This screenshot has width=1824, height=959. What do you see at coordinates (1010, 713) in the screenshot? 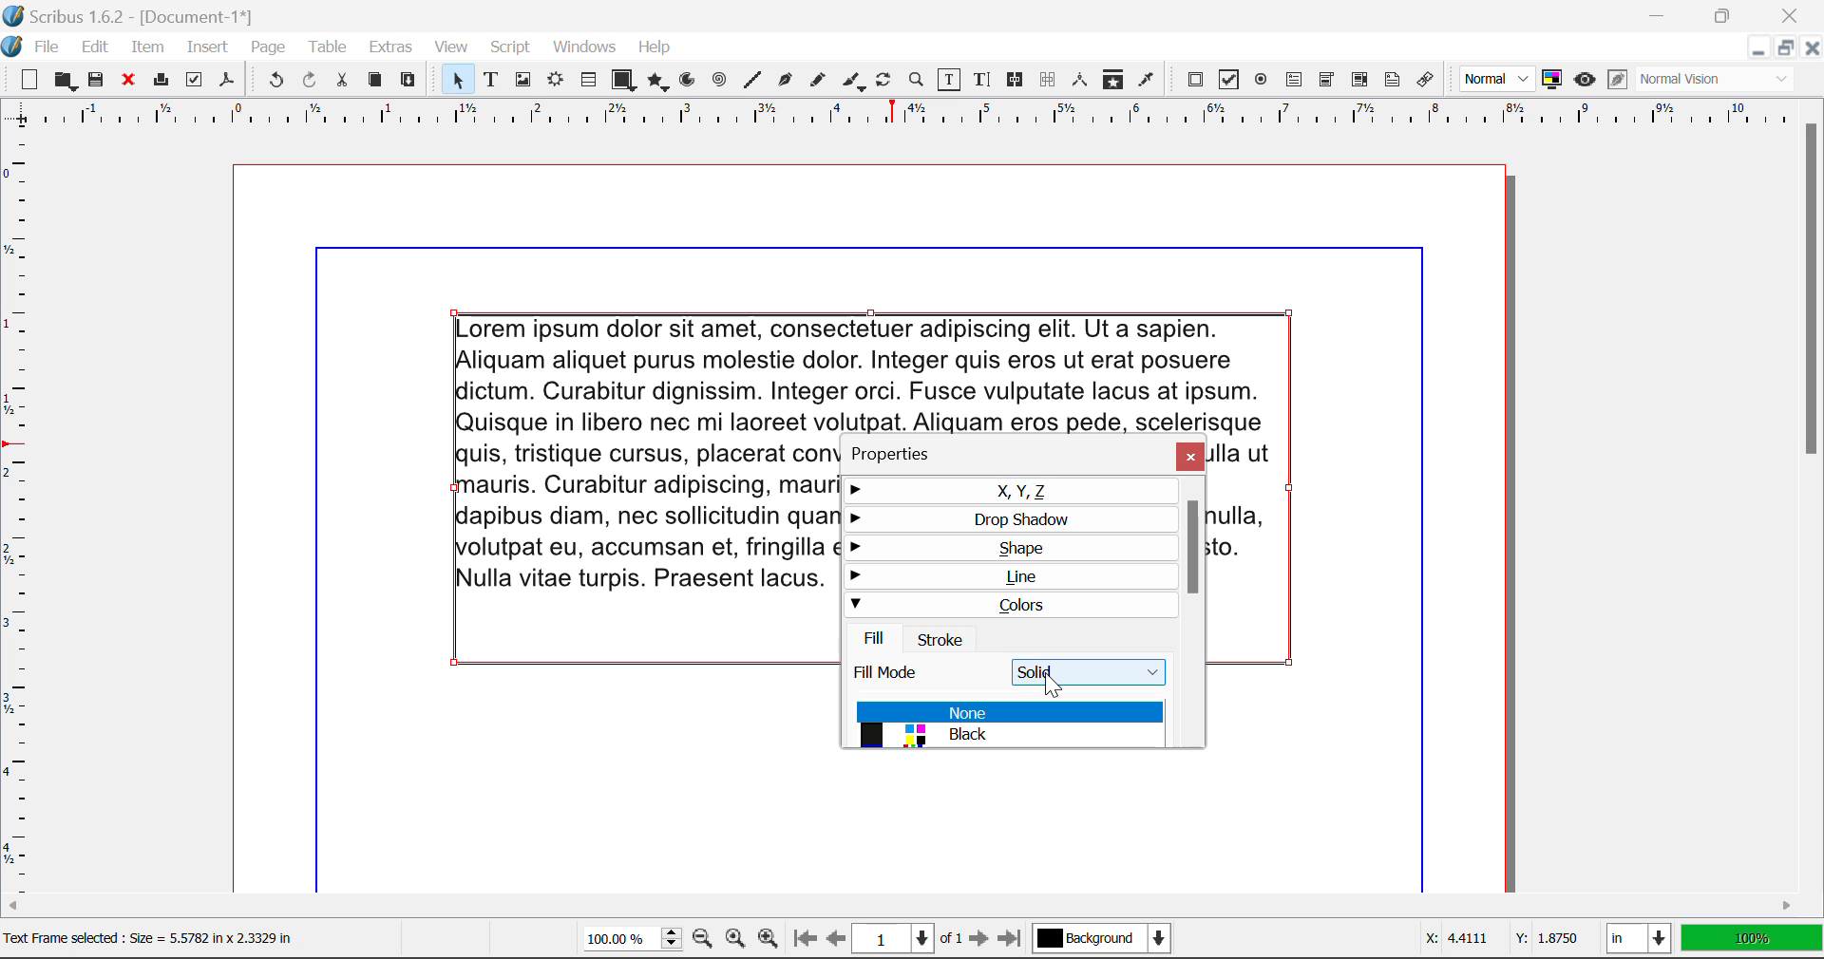
I see `None` at bounding box center [1010, 713].